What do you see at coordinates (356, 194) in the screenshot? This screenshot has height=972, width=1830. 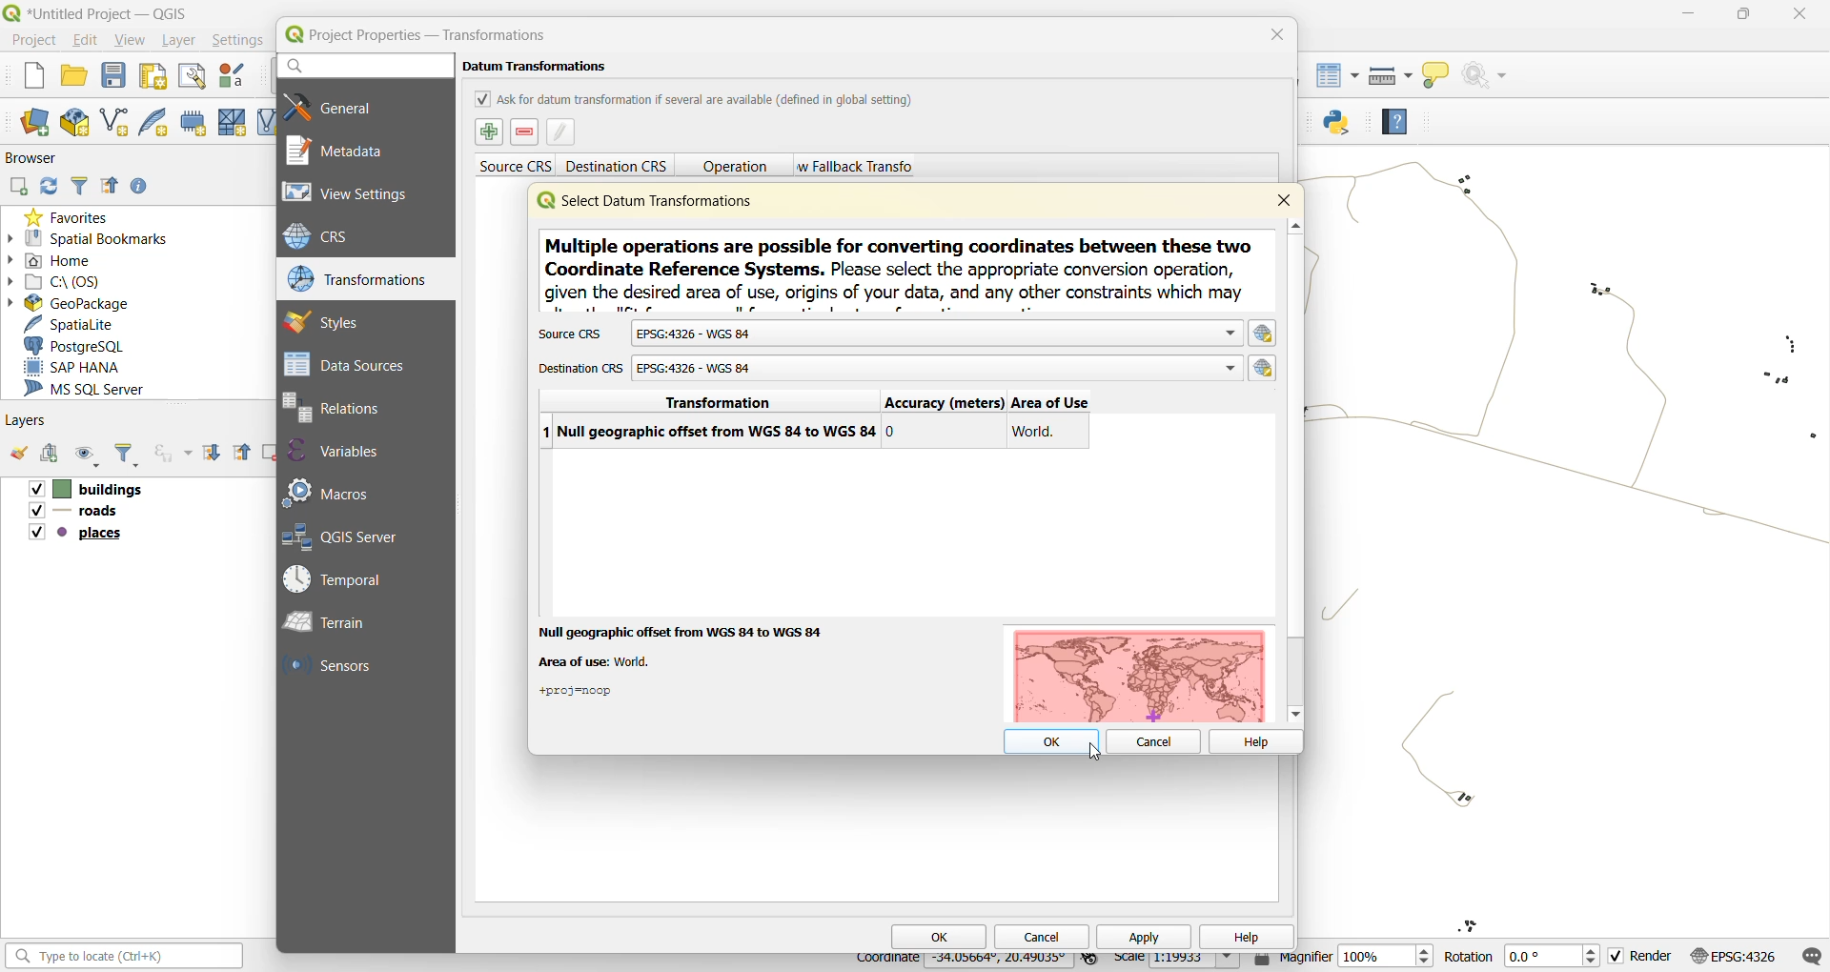 I see `view settings` at bounding box center [356, 194].